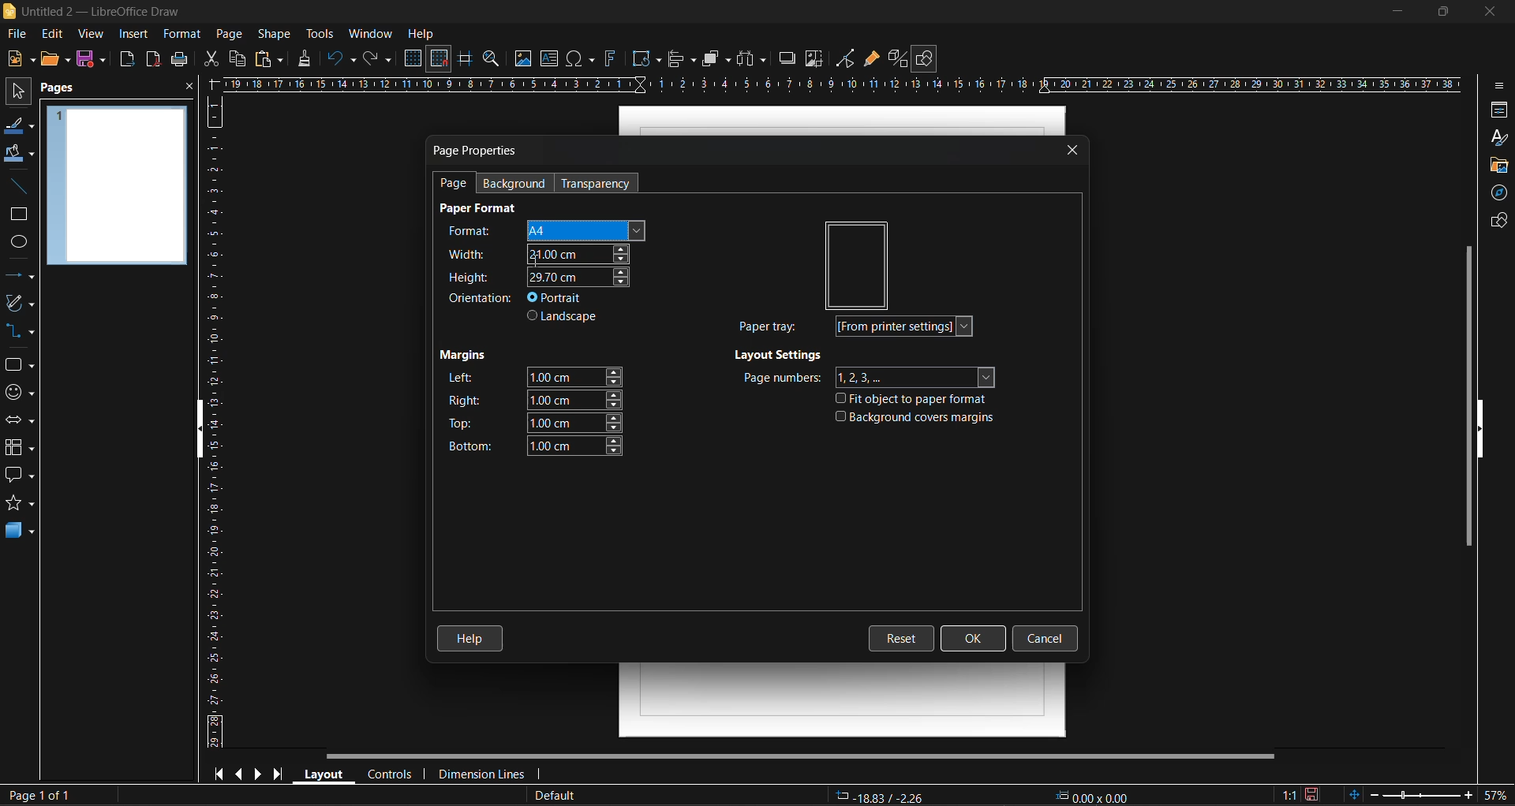 Image resolution: width=1515 pixels, height=806 pixels. Describe the element at coordinates (472, 635) in the screenshot. I see `help` at that location.